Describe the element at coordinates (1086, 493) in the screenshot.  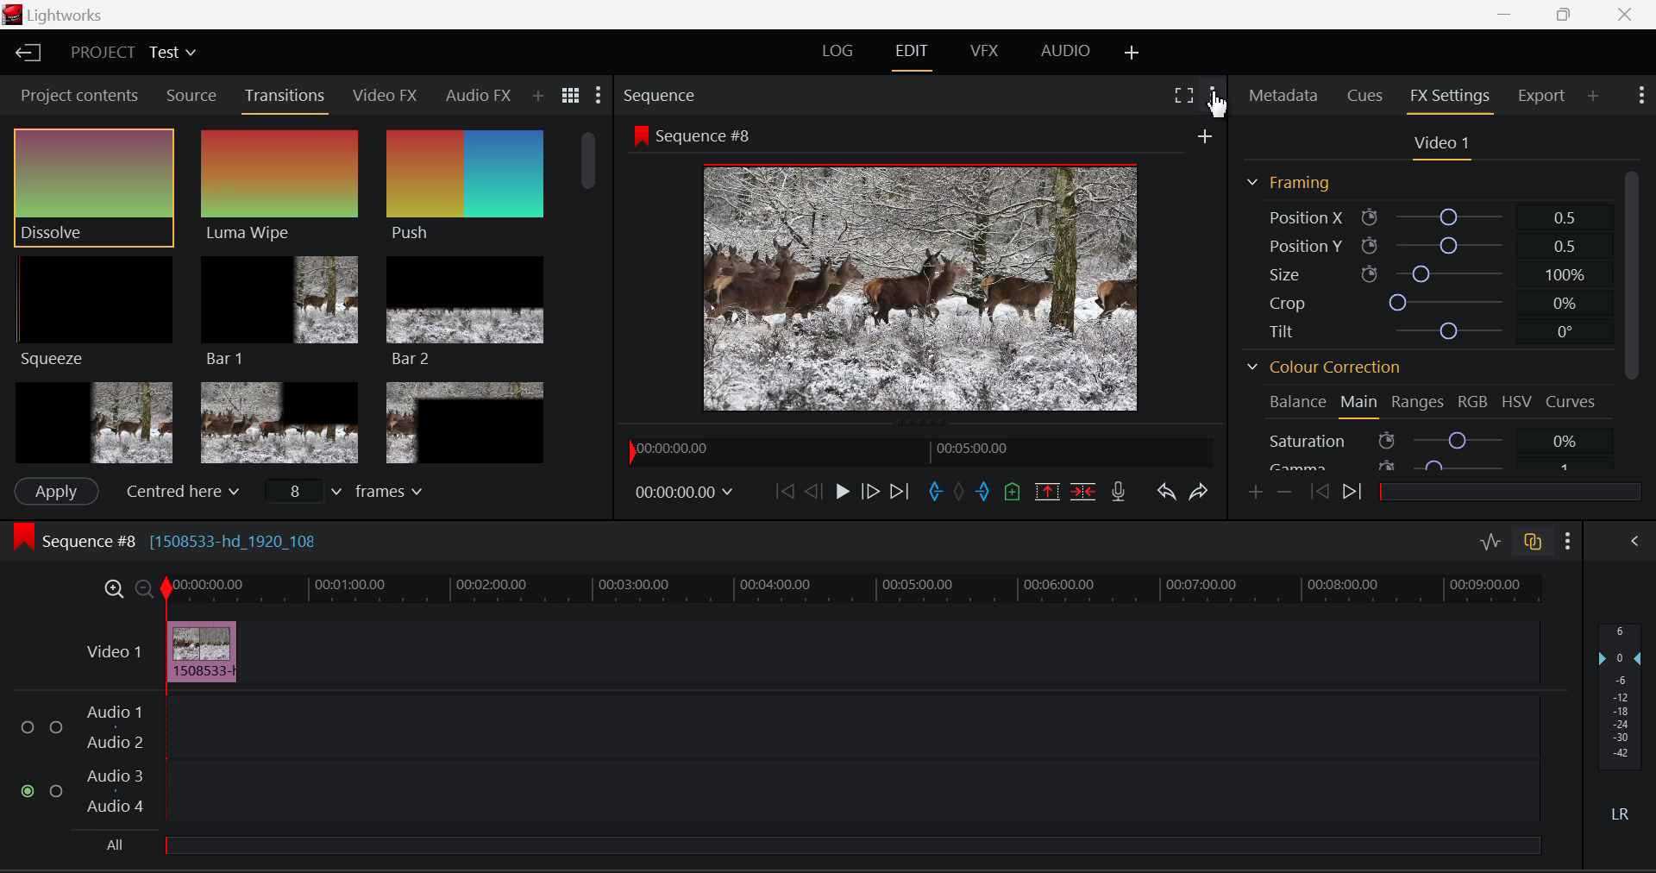
I see `Delete/Cut` at that location.